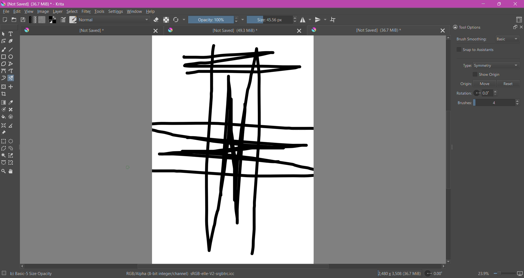  What do you see at coordinates (11, 171) in the screenshot?
I see `Pan Tool` at bounding box center [11, 171].